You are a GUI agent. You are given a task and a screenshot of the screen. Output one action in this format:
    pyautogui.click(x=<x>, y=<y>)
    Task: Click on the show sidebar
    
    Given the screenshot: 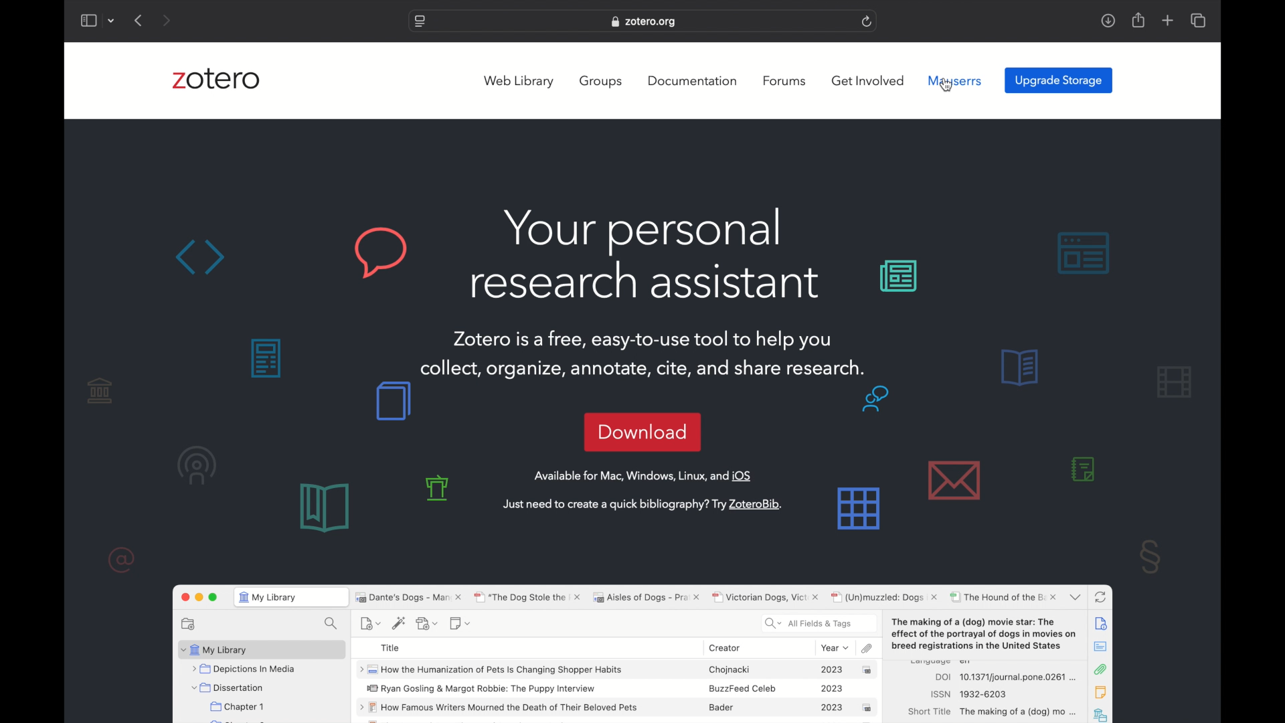 What is the action you would take?
    pyautogui.click(x=88, y=20)
    